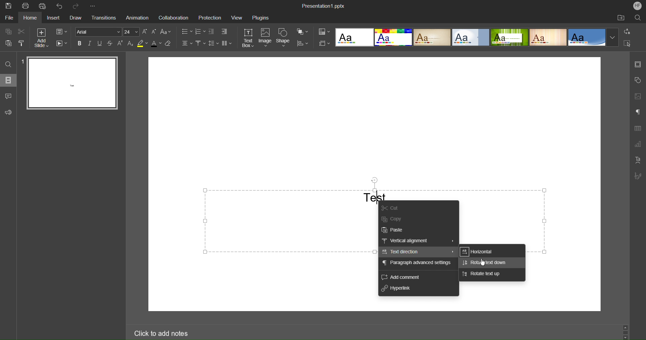 The width and height of the screenshot is (646, 340). I want to click on Text Direction, so click(416, 253).